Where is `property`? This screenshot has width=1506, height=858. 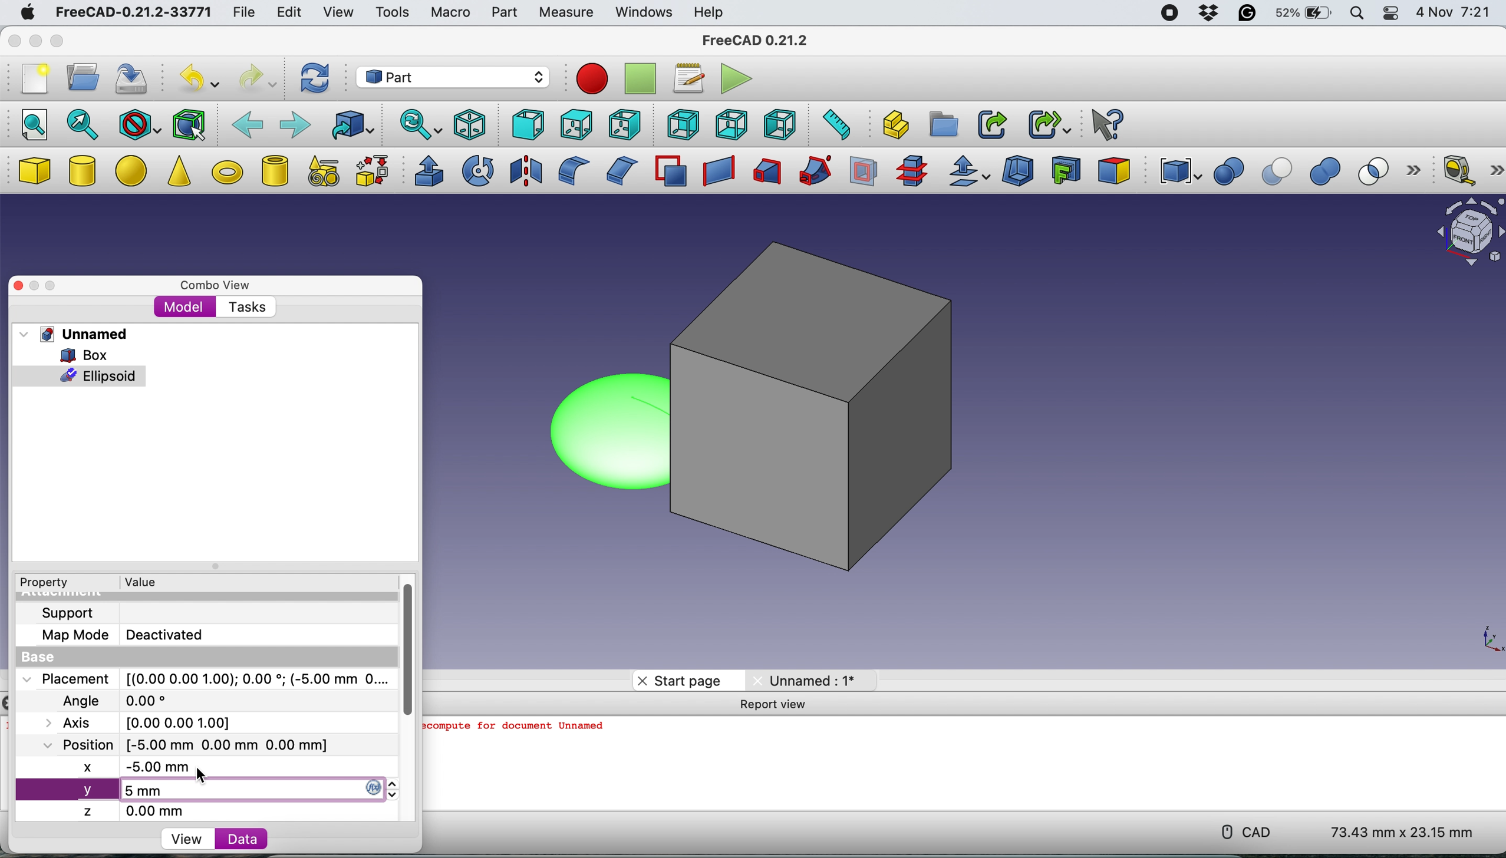 property is located at coordinates (42, 583).